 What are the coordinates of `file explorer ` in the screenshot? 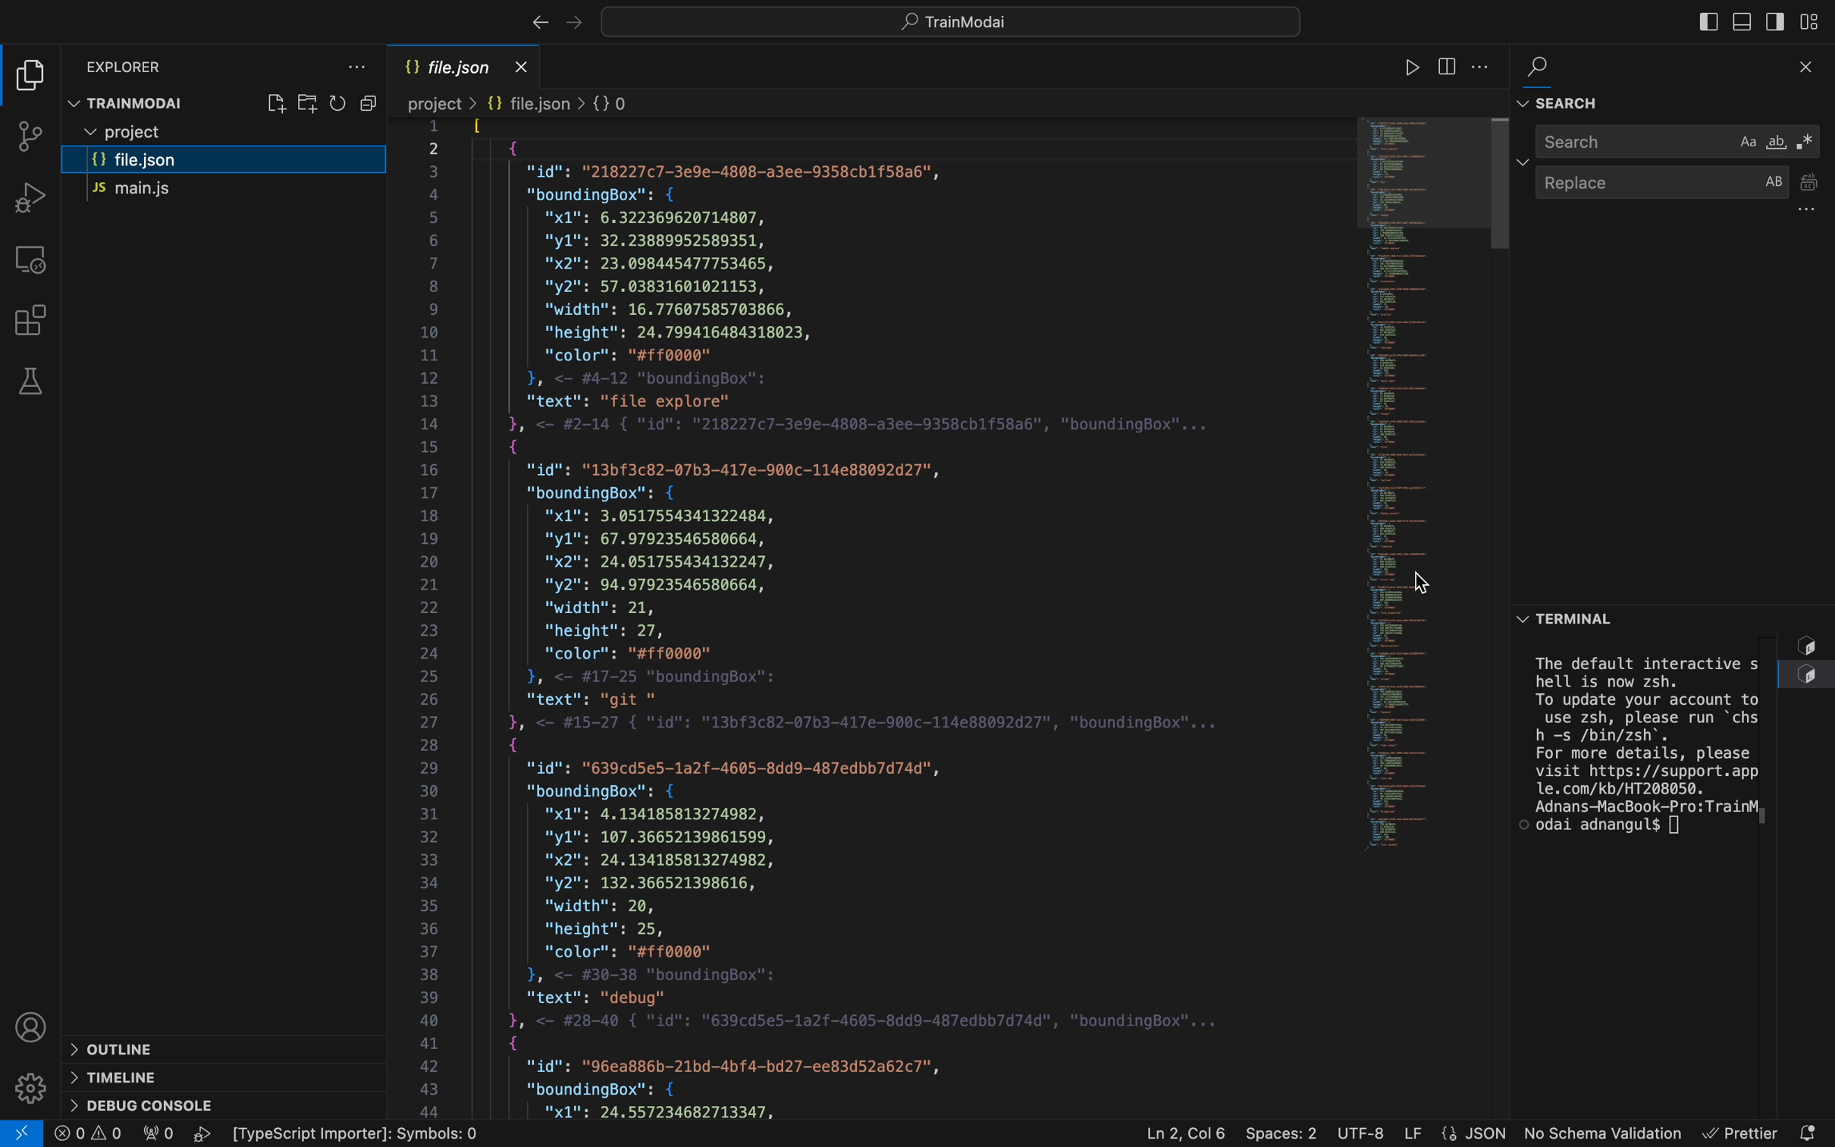 It's located at (33, 77).